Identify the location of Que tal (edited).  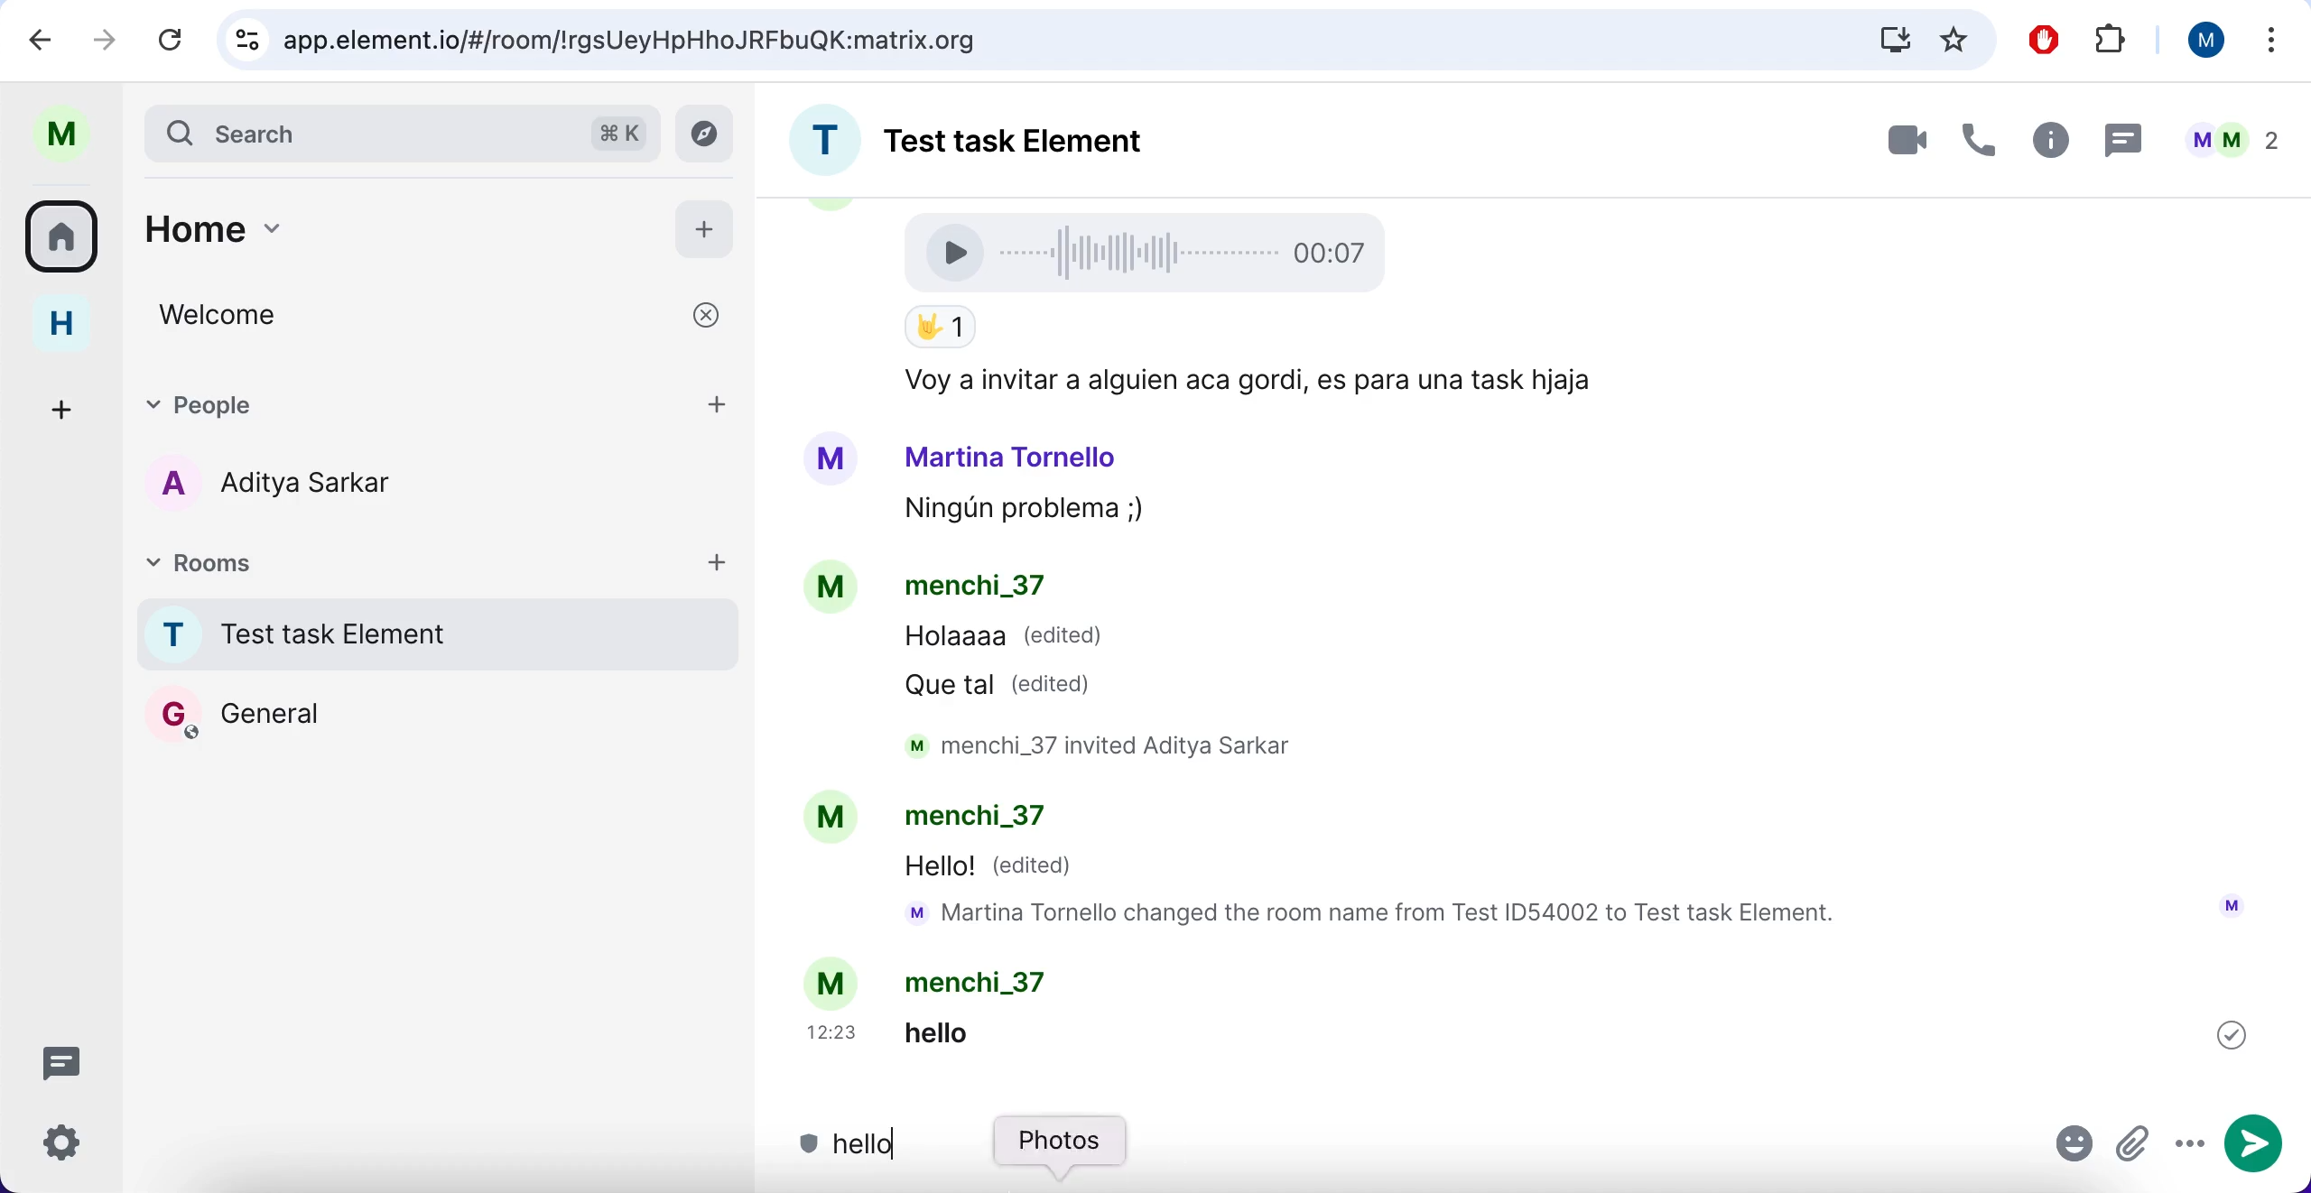
(1007, 684).